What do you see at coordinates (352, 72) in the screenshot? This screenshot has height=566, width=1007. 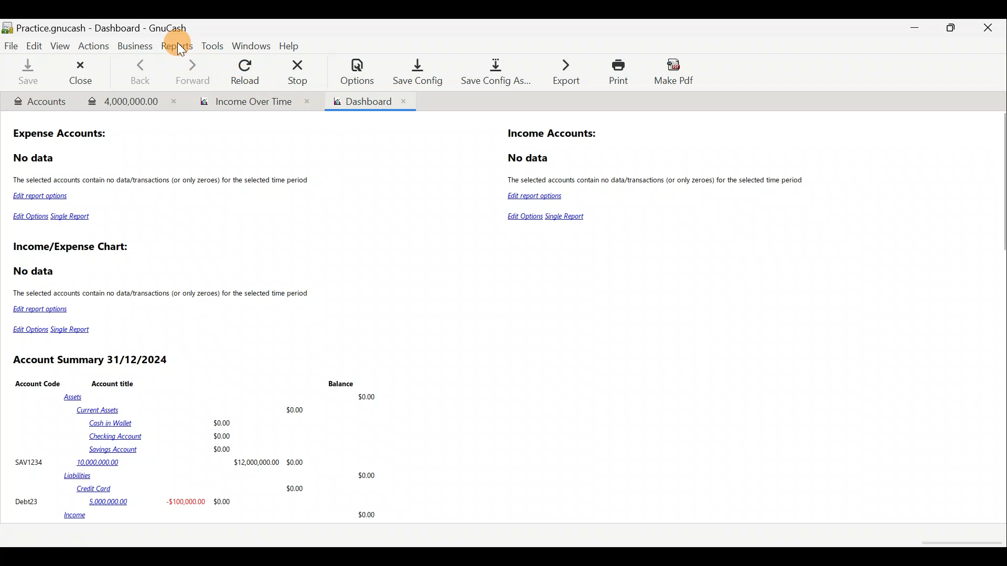 I see `Options` at bounding box center [352, 72].